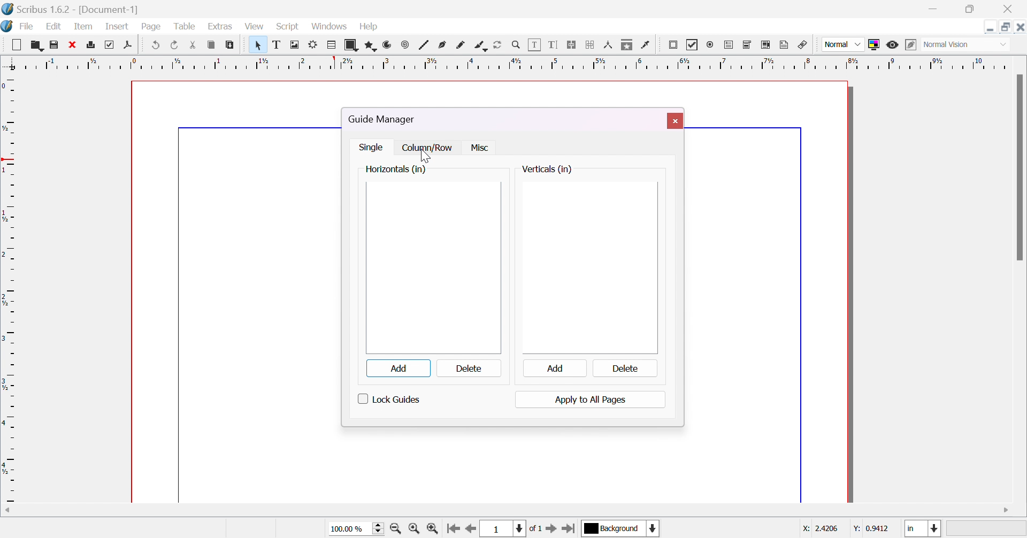 The width and height of the screenshot is (1027, 538). I want to click on Minimize, so click(990, 26).